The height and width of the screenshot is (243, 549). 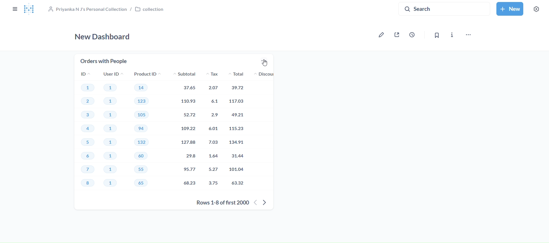 What do you see at coordinates (265, 202) in the screenshot?
I see `next` at bounding box center [265, 202].